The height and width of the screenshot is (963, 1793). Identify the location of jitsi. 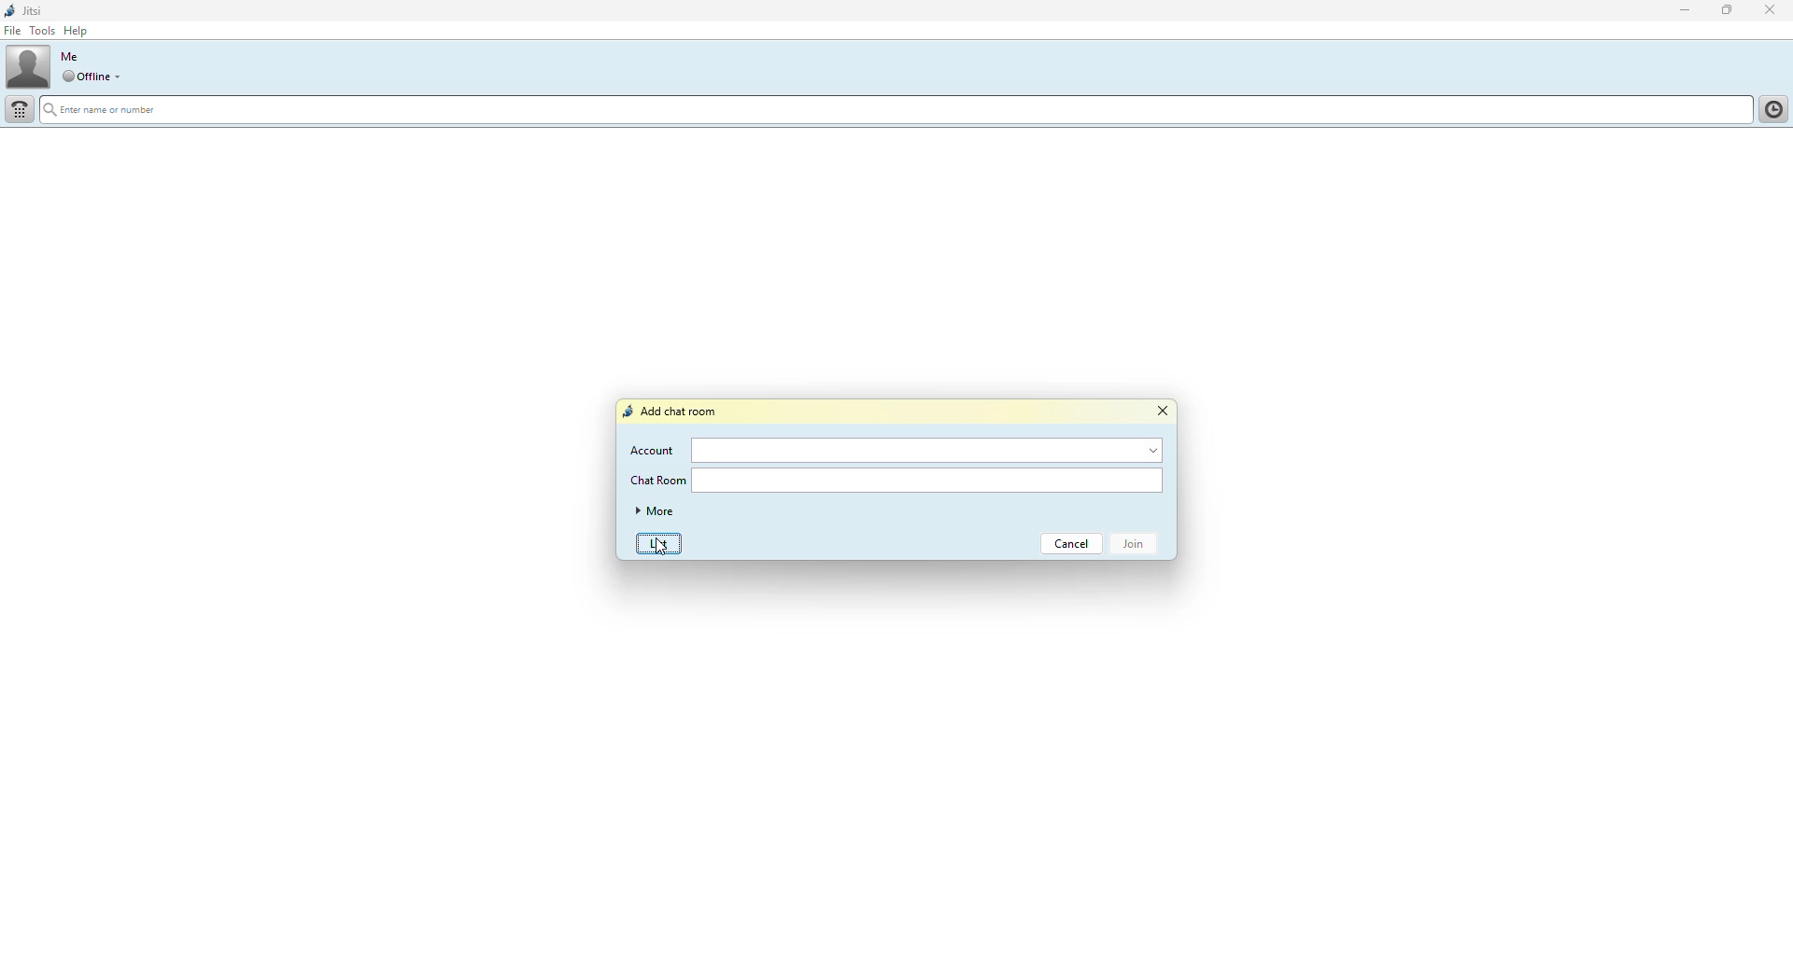
(25, 10).